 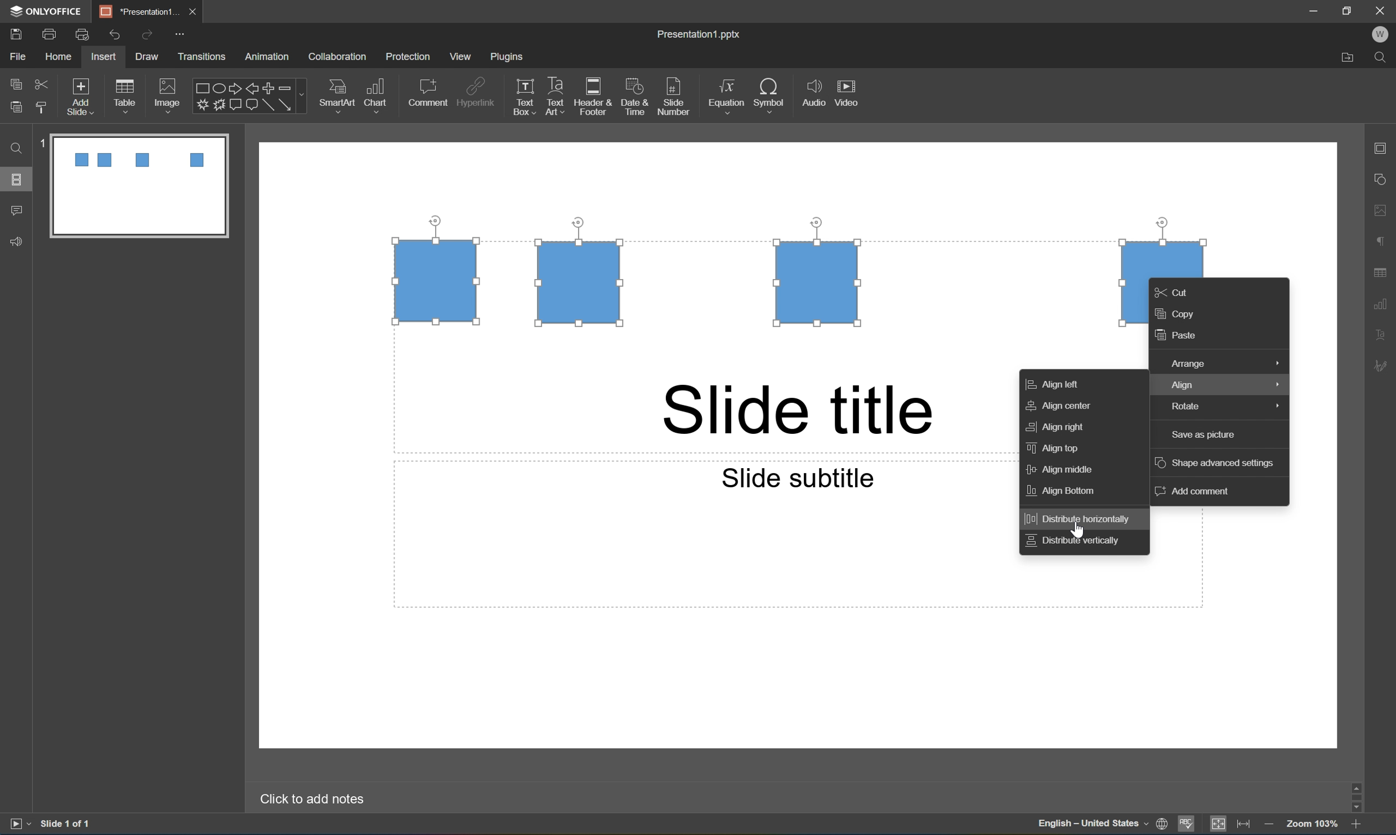 I want to click on slide 1 of 1, so click(x=65, y=825).